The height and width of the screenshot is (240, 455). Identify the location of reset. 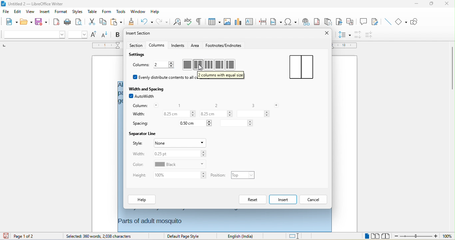
(253, 200).